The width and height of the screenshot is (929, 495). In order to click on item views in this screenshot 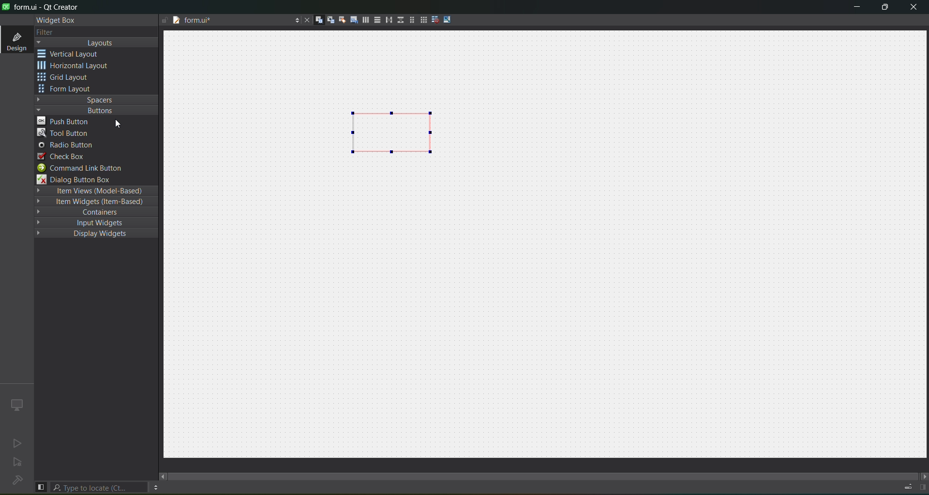, I will do `click(95, 190)`.